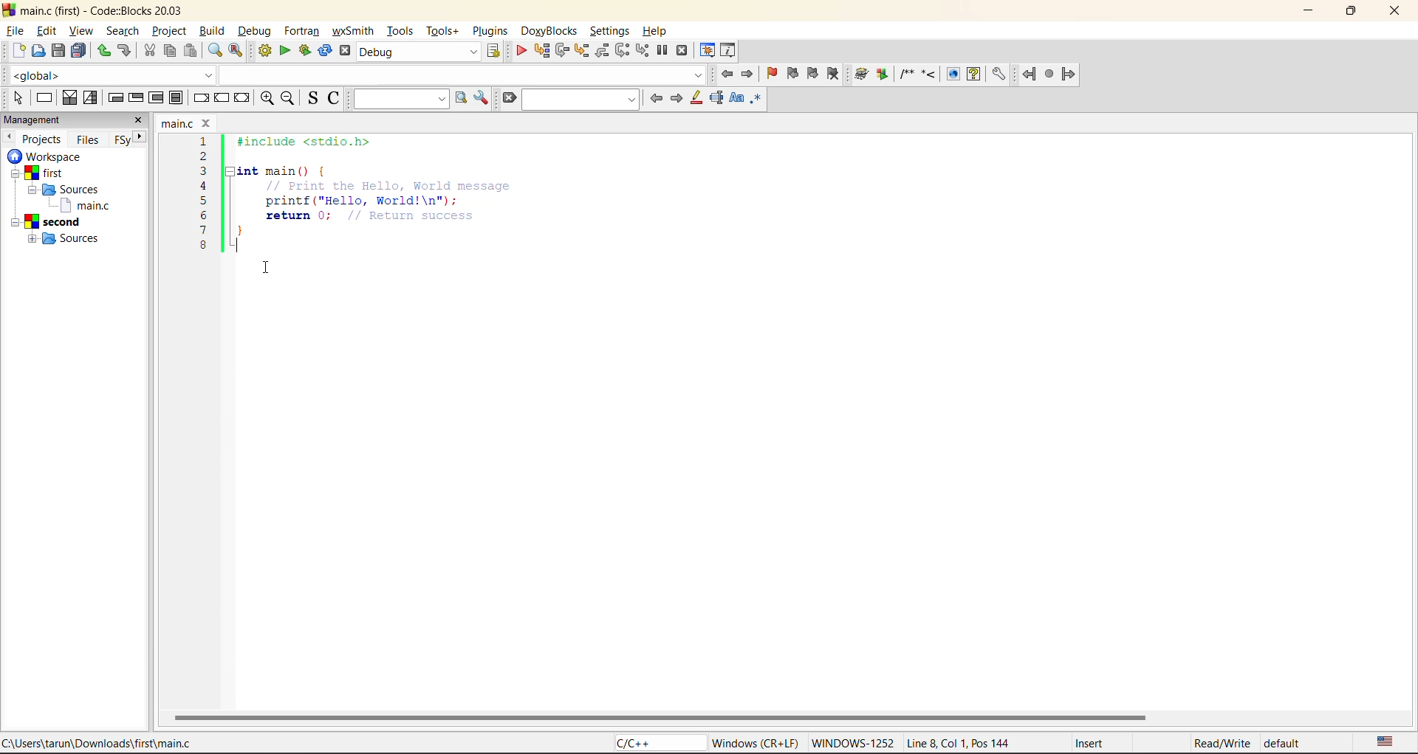 This screenshot has width=1418, height=754. I want to click on settings, so click(607, 28).